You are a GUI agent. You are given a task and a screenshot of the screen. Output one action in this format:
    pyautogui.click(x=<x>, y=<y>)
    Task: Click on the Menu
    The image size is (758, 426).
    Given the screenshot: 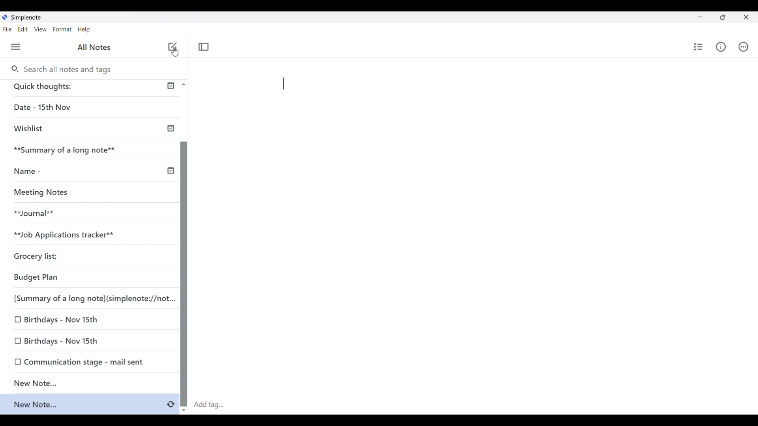 What is the action you would take?
    pyautogui.click(x=16, y=47)
    